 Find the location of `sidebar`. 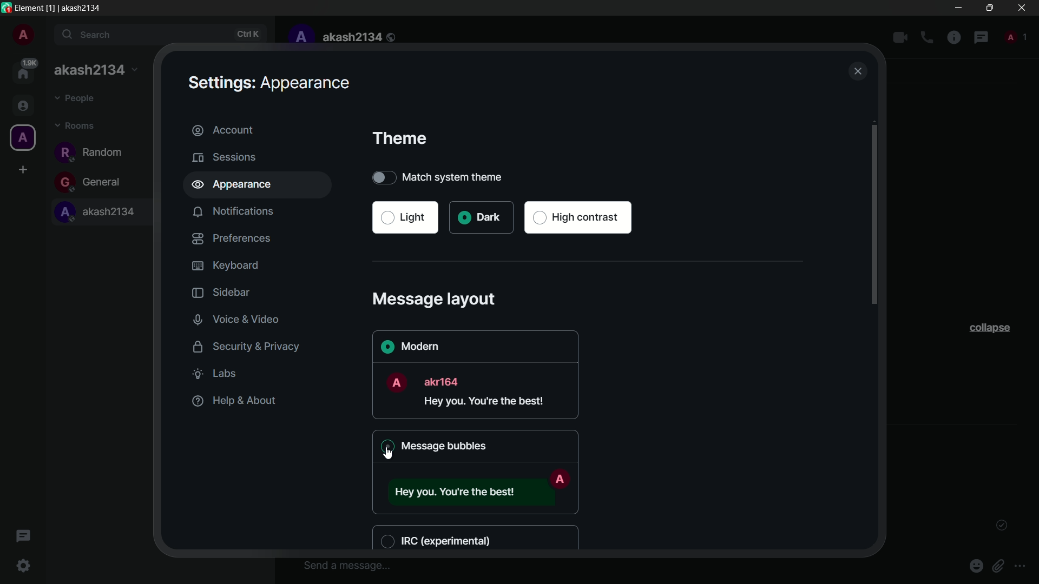

sidebar is located at coordinates (219, 293).